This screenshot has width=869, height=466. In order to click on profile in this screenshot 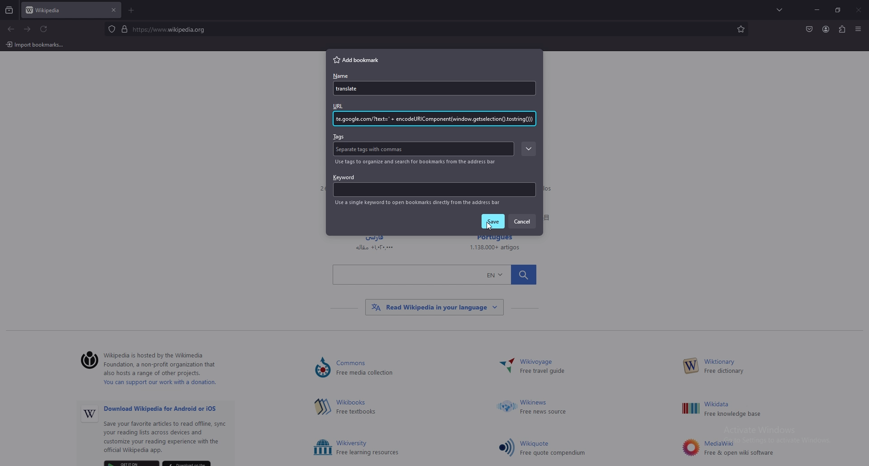, I will do `click(826, 29)`.